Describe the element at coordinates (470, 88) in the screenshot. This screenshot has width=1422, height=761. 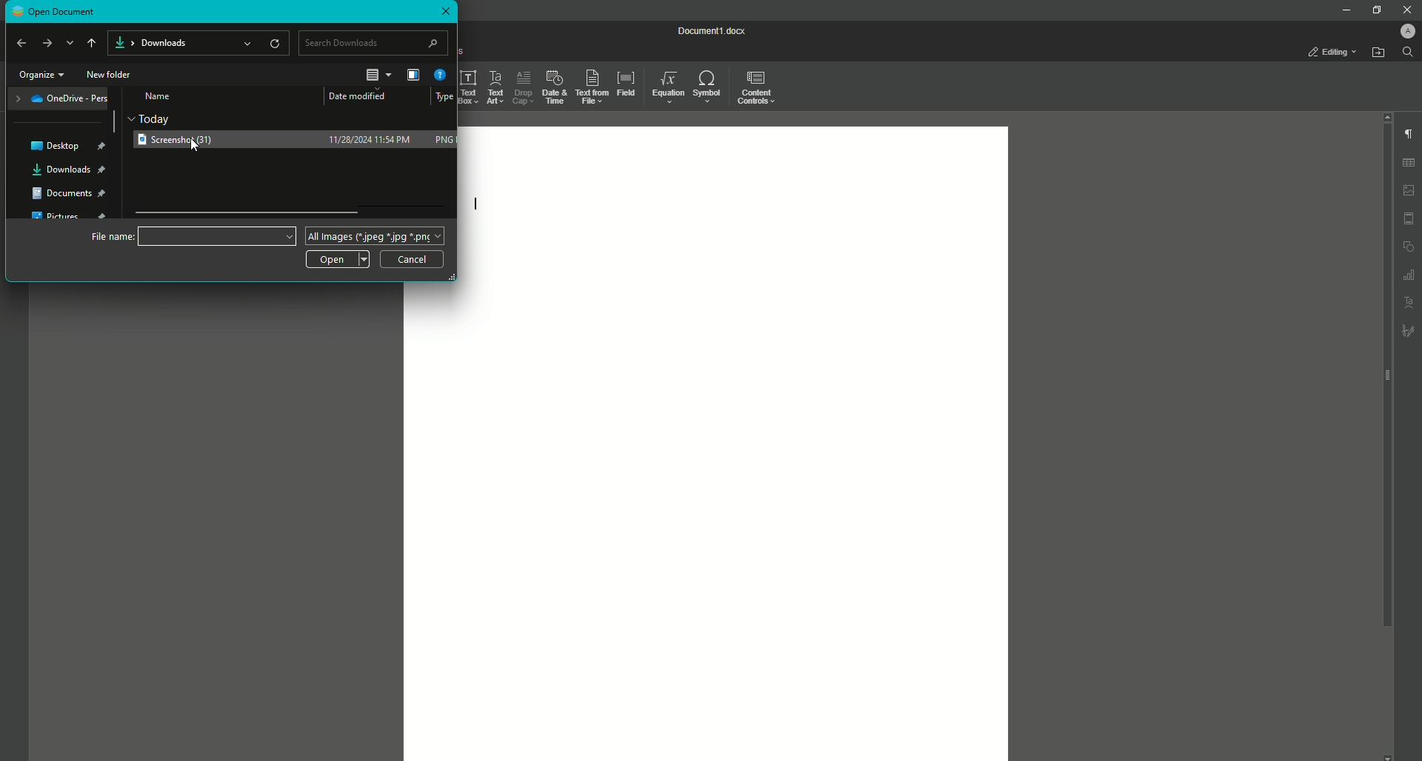
I see `Text Box` at that location.